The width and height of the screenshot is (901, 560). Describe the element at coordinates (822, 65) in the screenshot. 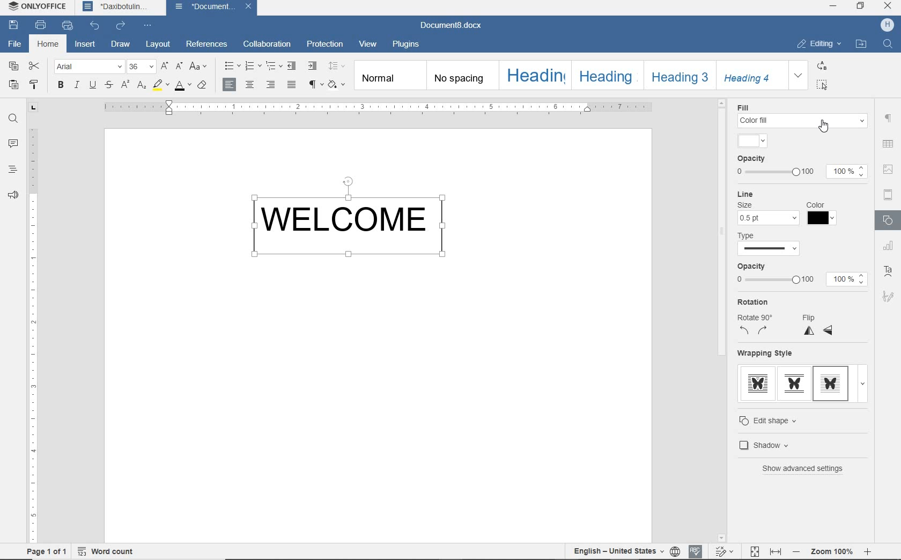

I see `REPLACE` at that location.